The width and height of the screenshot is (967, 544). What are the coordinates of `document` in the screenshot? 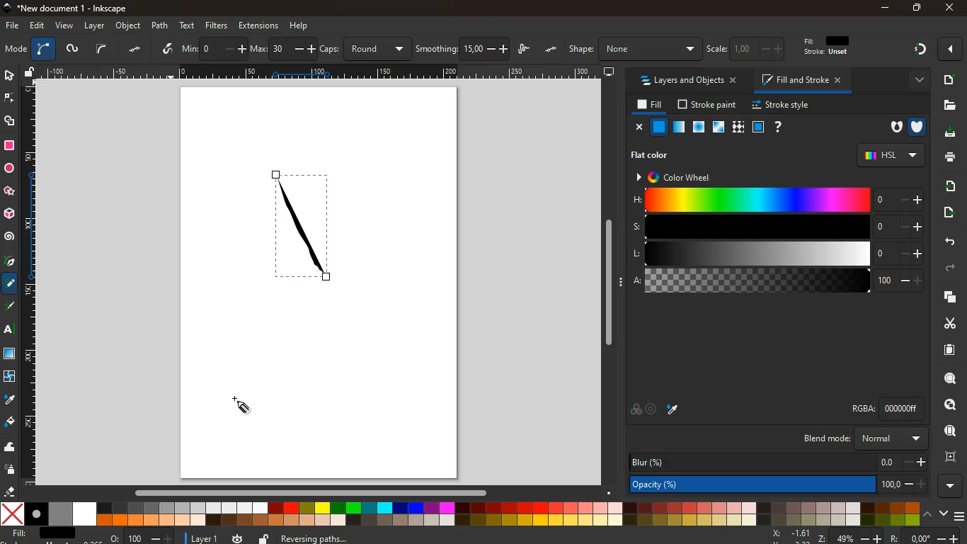 It's located at (948, 79).